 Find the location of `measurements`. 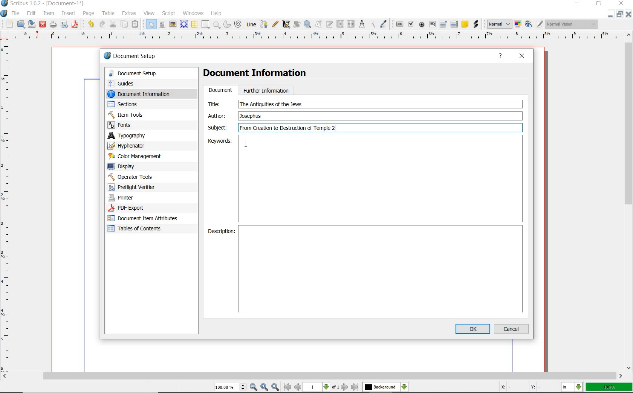

measurements is located at coordinates (361, 24).